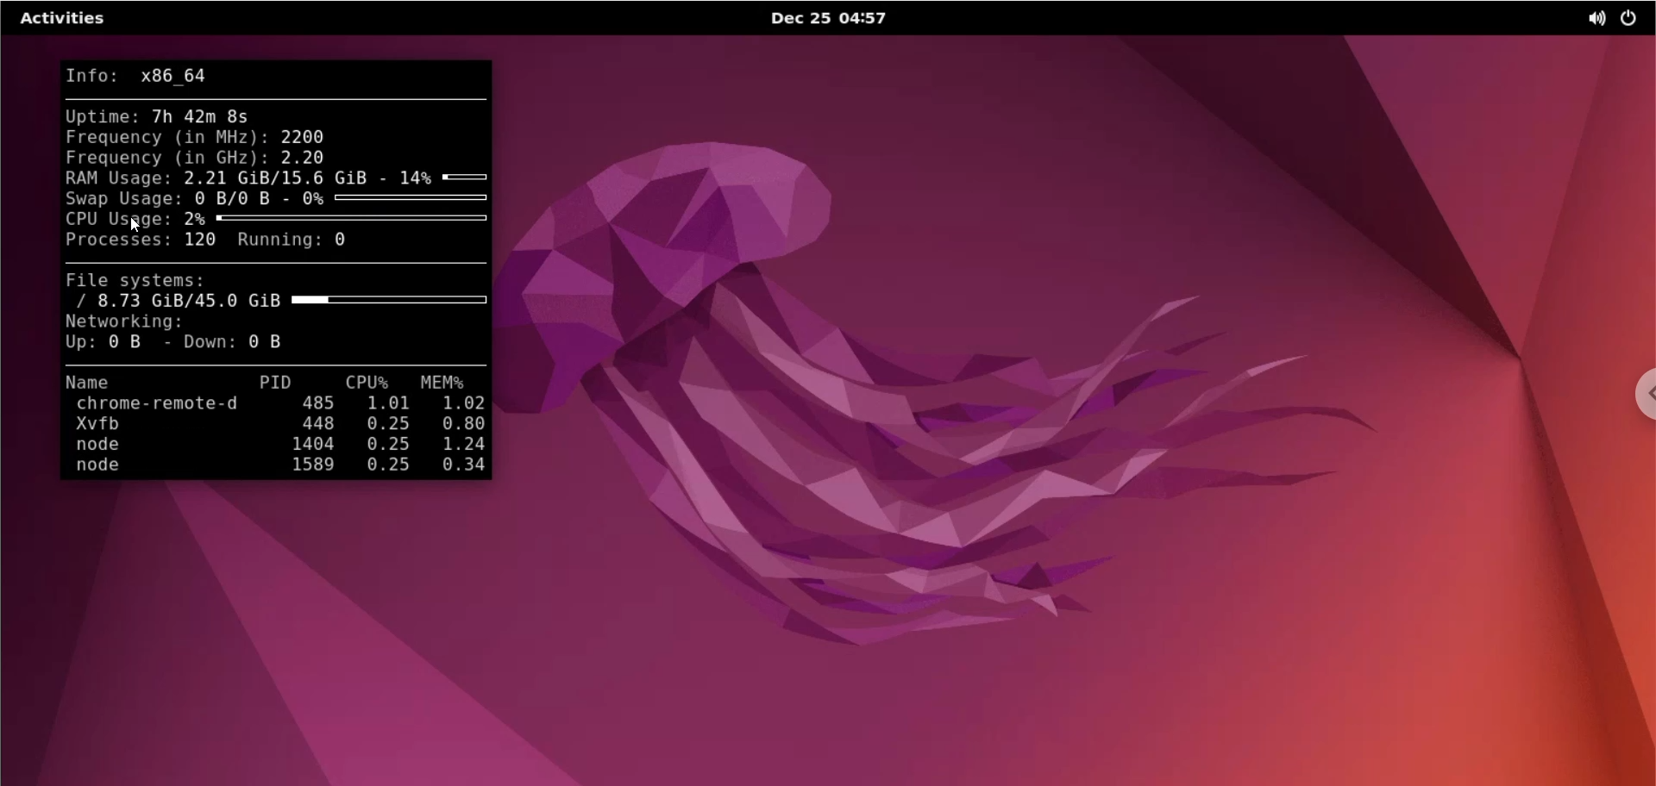 Image resolution: width=1656 pixels, height=786 pixels. What do you see at coordinates (356, 383) in the screenshot?
I see `CPU%` at bounding box center [356, 383].